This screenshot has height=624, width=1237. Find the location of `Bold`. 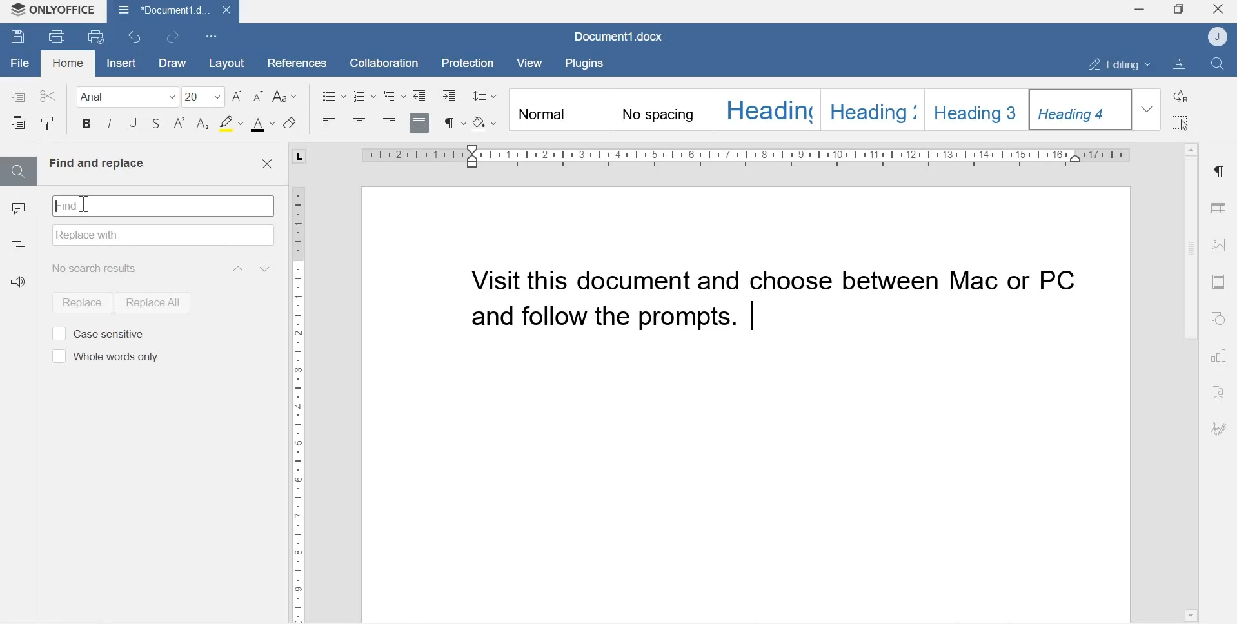

Bold is located at coordinates (86, 126).